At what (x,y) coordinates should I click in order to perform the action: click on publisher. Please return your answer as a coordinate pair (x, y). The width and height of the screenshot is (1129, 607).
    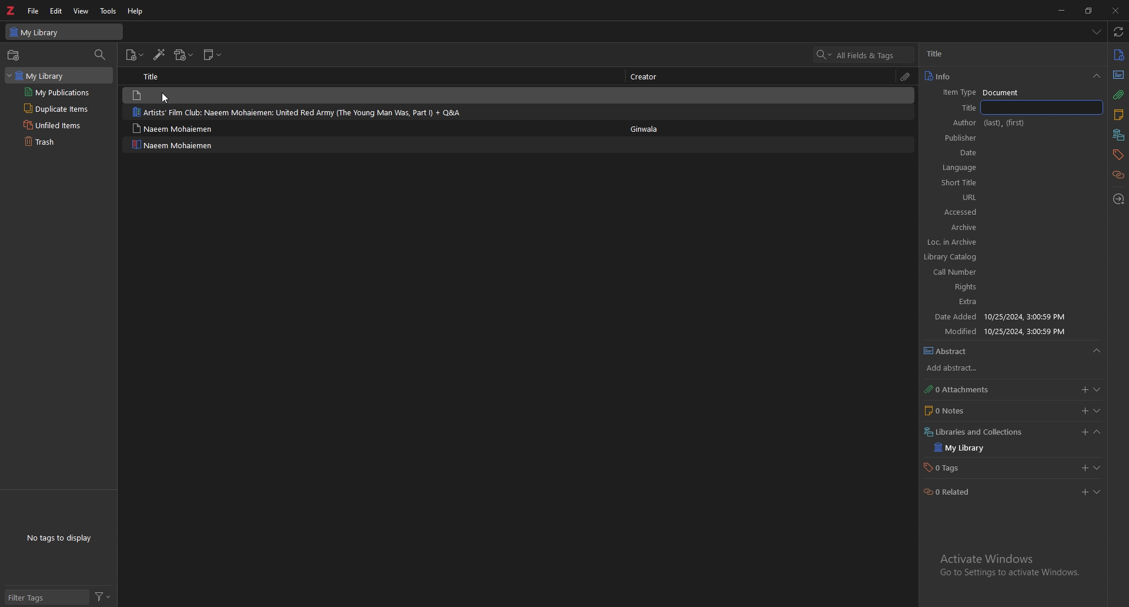
    Looking at the image, I should click on (954, 243).